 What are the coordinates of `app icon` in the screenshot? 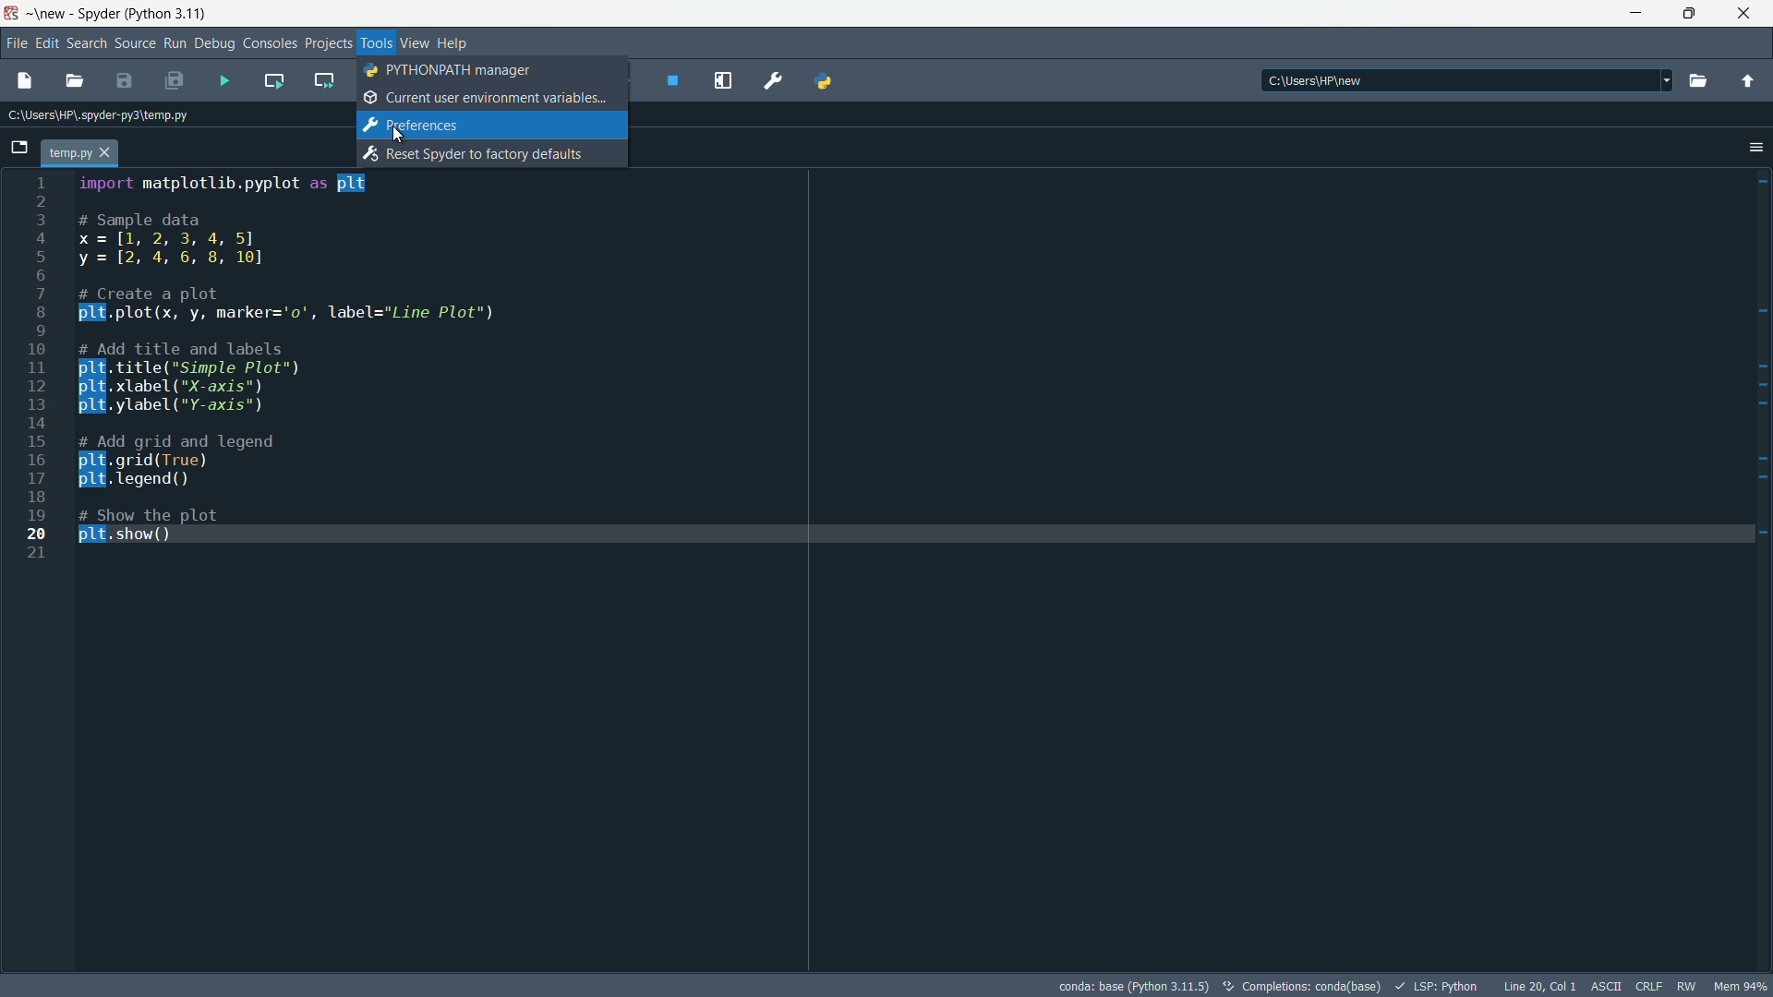 It's located at (14, 13).